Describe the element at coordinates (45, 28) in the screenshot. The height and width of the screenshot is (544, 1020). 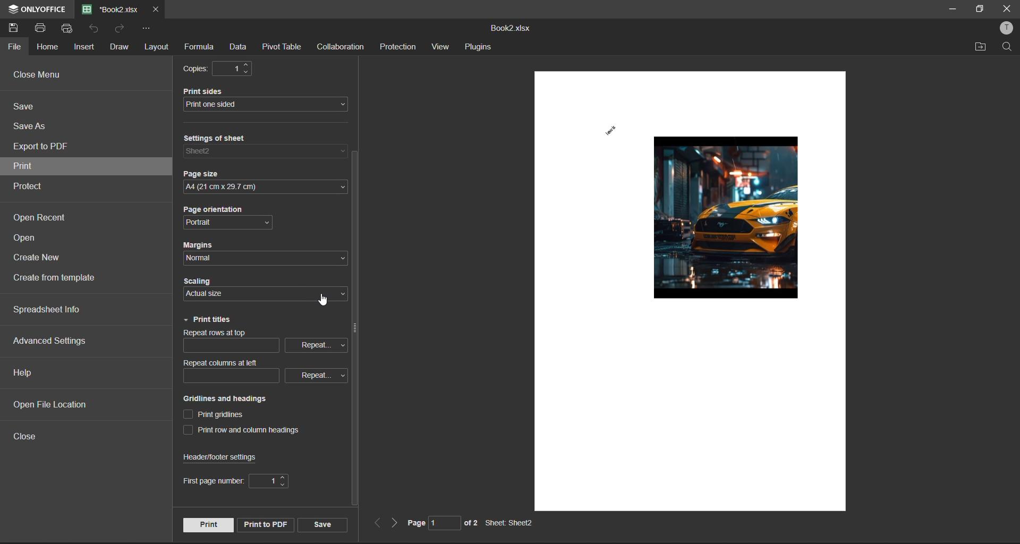
I see `print` at that location.